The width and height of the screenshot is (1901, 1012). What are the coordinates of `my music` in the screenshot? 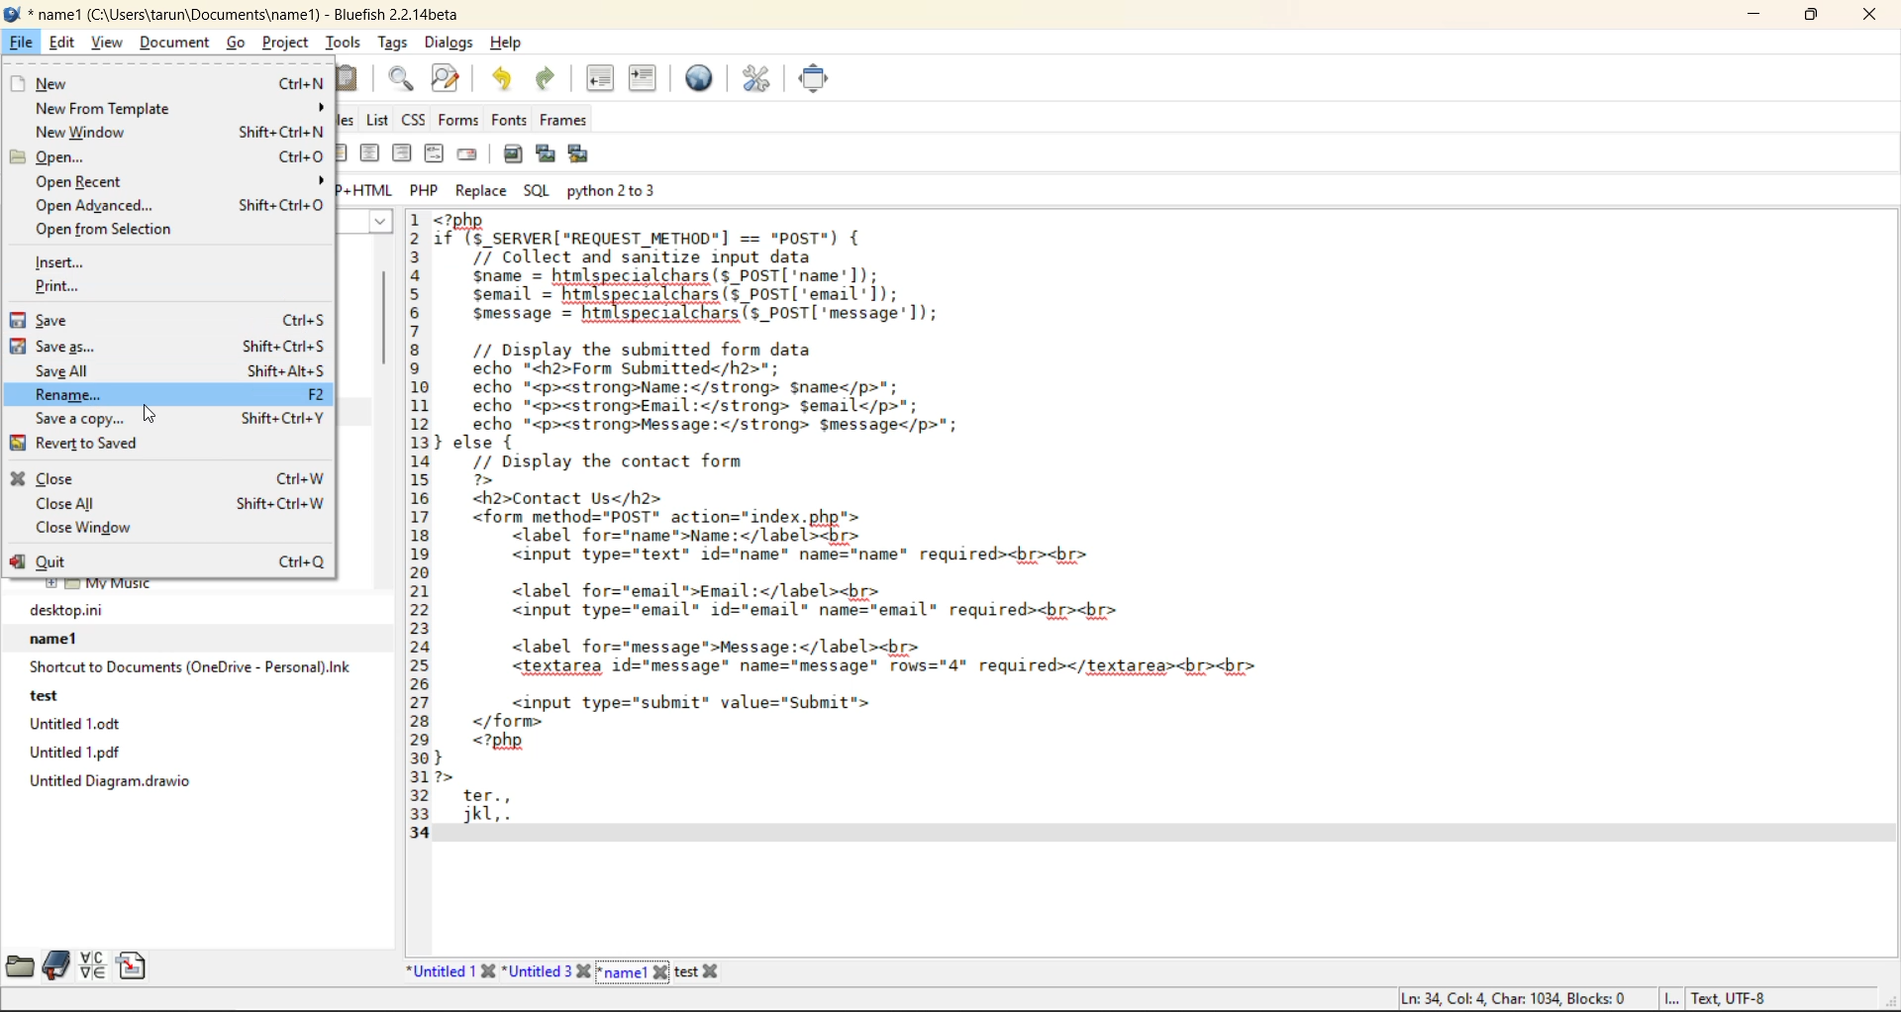 It's located at (100, 588).